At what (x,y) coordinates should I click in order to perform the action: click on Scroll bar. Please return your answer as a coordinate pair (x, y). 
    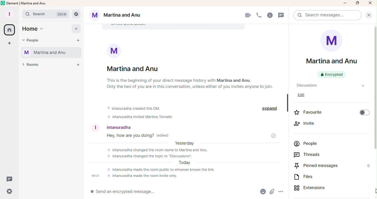
    Looking at the image, I should click on (375, 112).